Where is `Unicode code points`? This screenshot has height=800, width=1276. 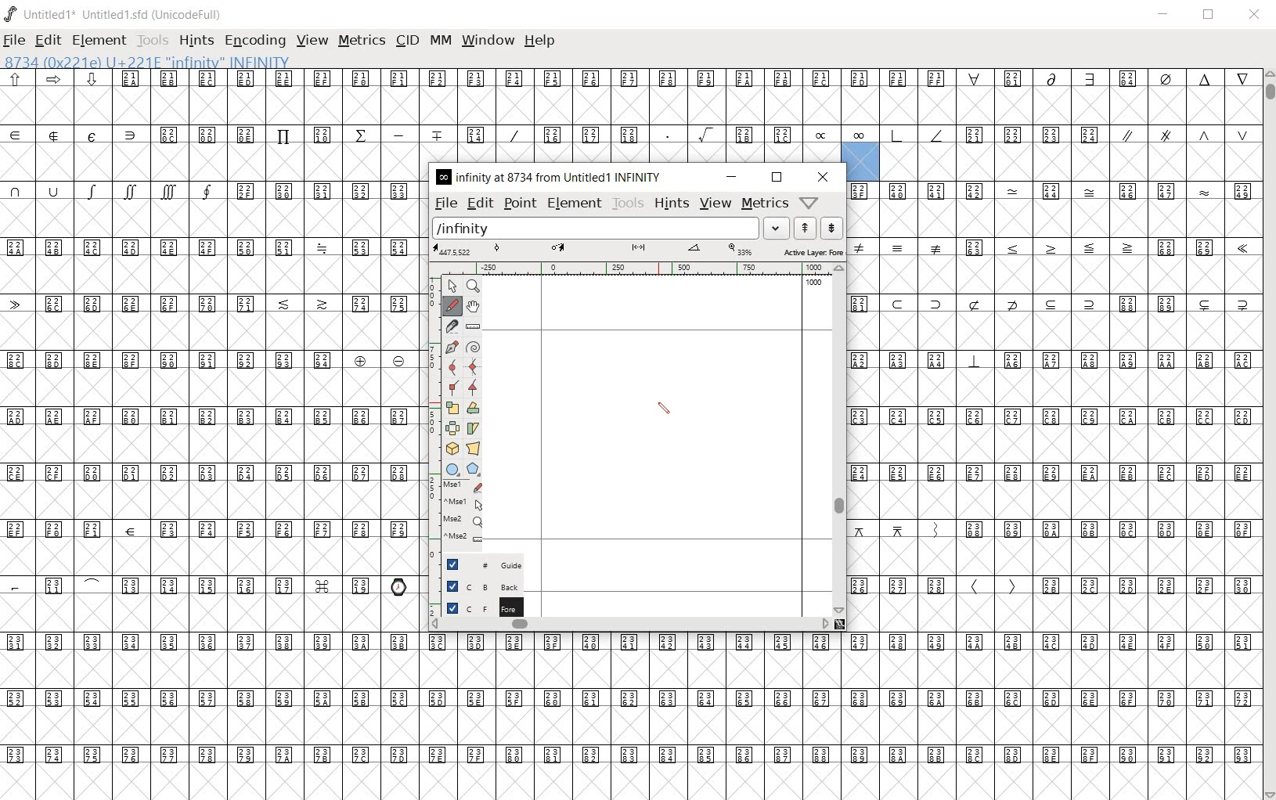 Unicode code points is located at coordinates (919, 190).